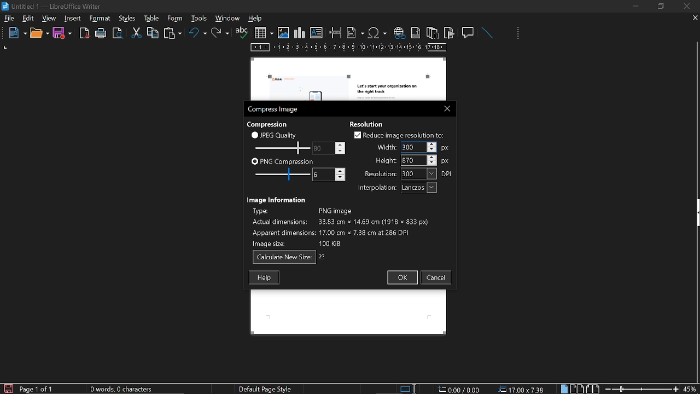 The width and height of the screenshot is (700, 394). I want to click on standard selection, so click(409, 389).